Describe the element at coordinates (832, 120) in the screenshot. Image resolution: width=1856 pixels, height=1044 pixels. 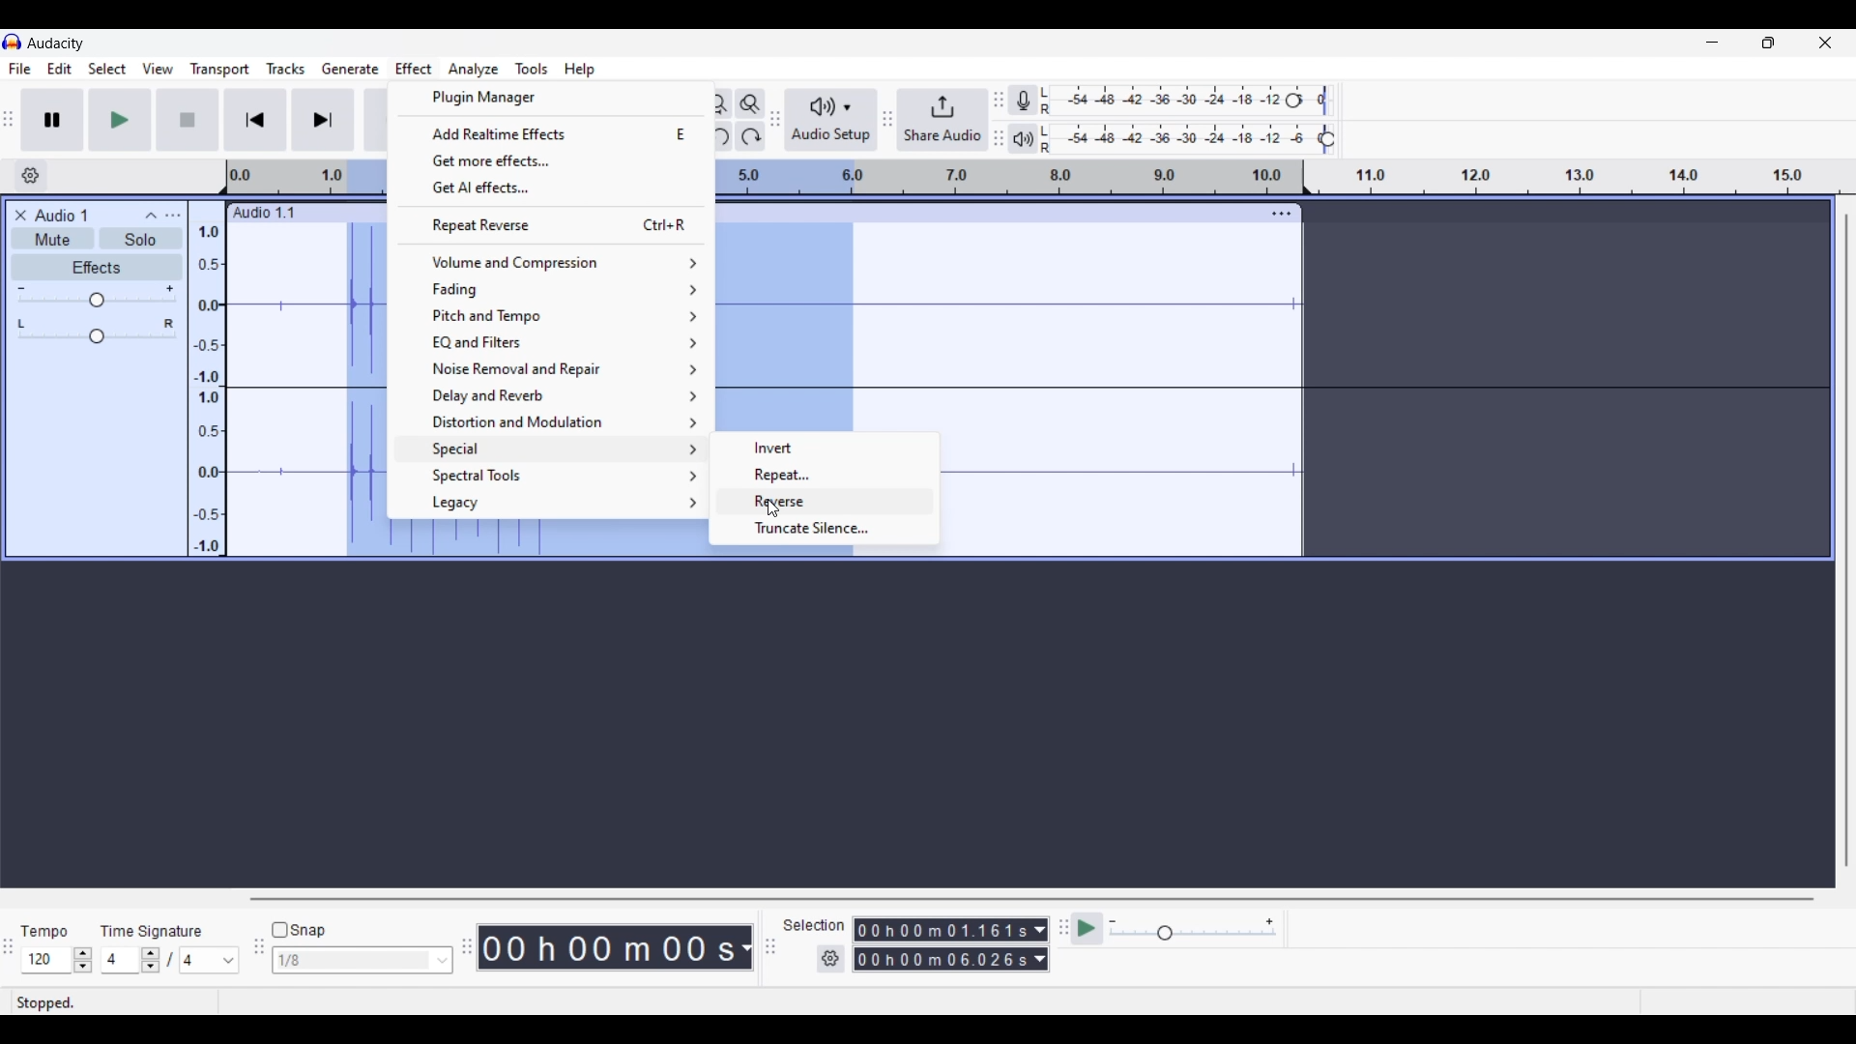
I see `Audio setup` at that location.